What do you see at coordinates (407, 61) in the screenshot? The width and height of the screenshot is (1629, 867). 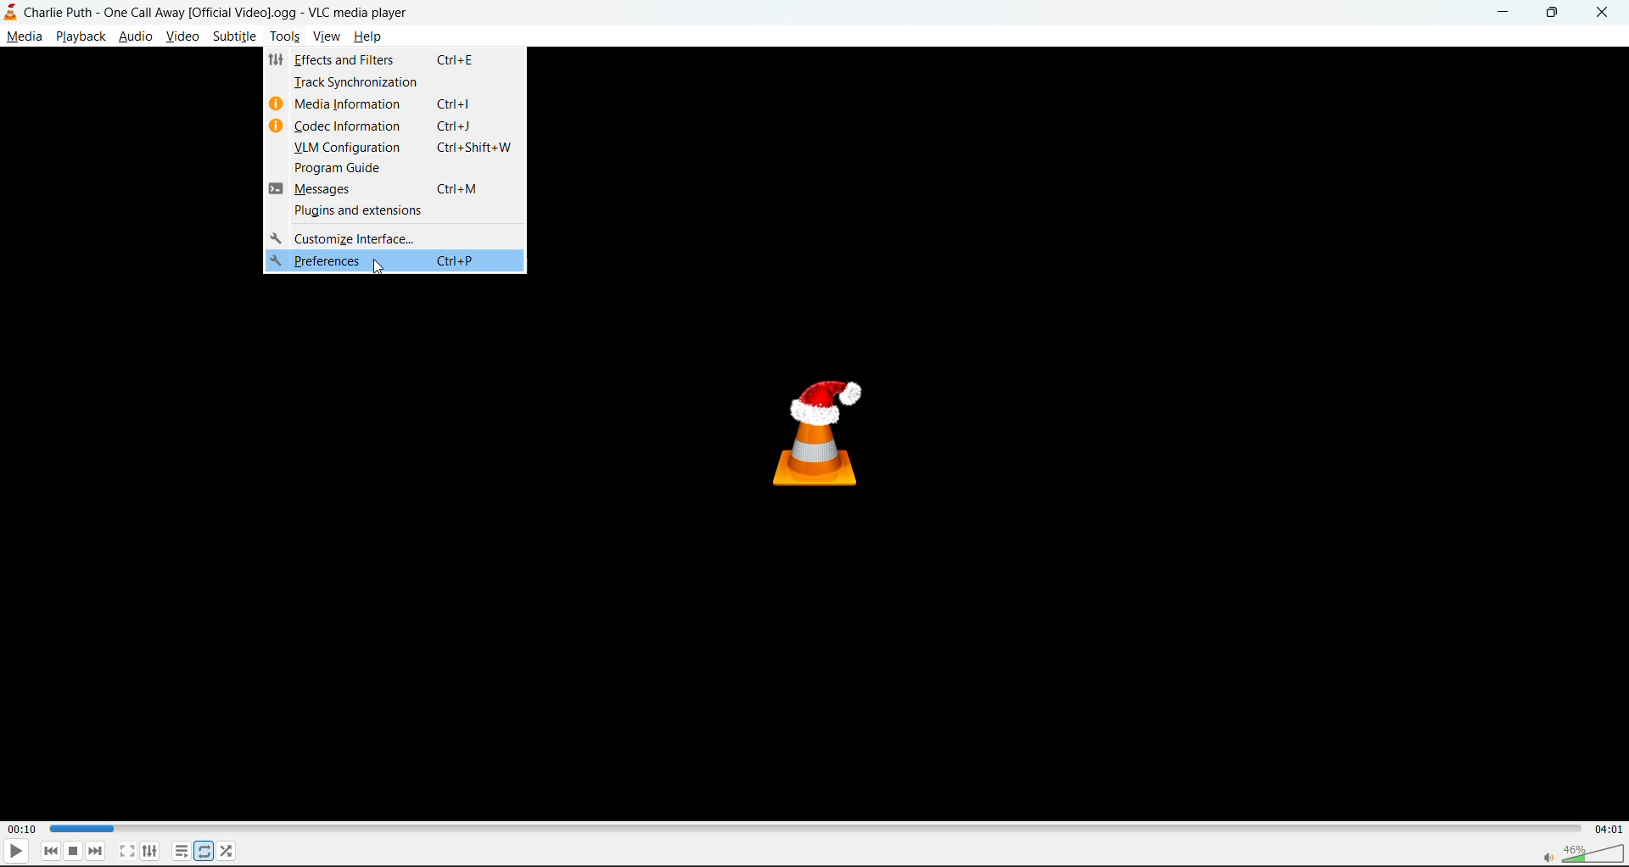 I see `effects and filters` at bounding box center [407, 61].